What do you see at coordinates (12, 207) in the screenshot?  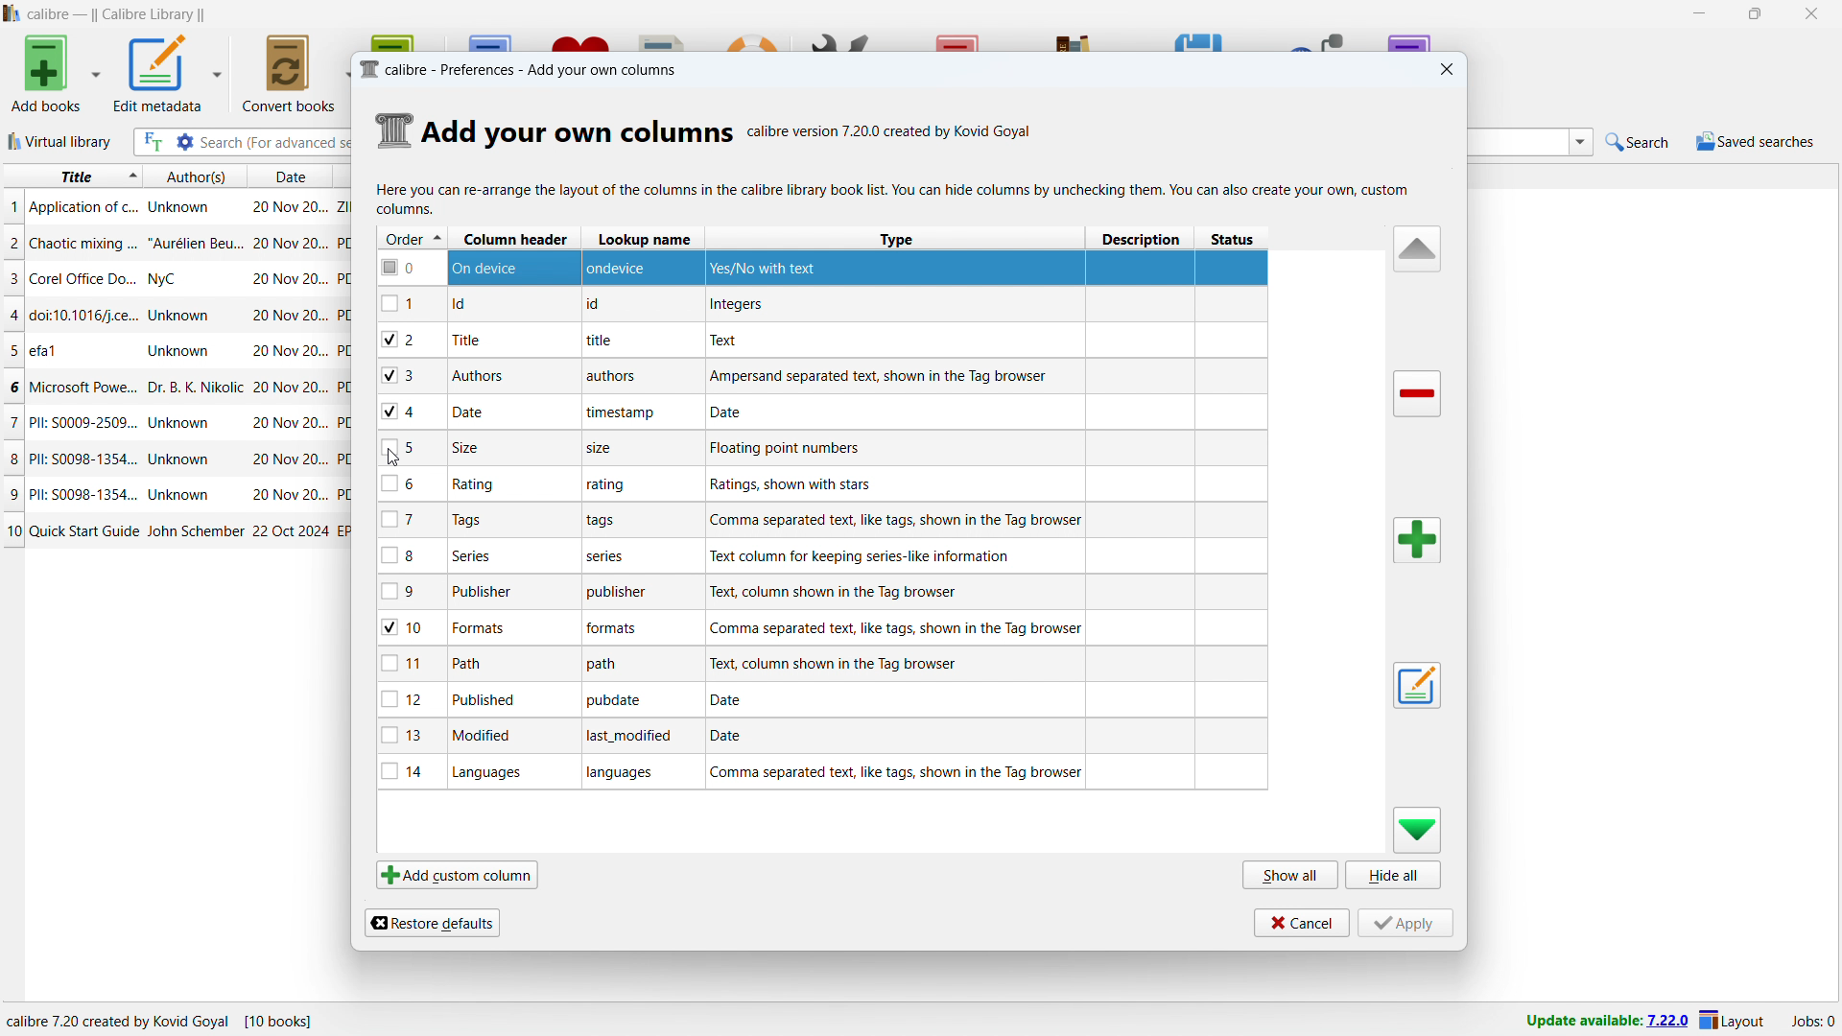 I see `1` at bounding box center [12, 207].